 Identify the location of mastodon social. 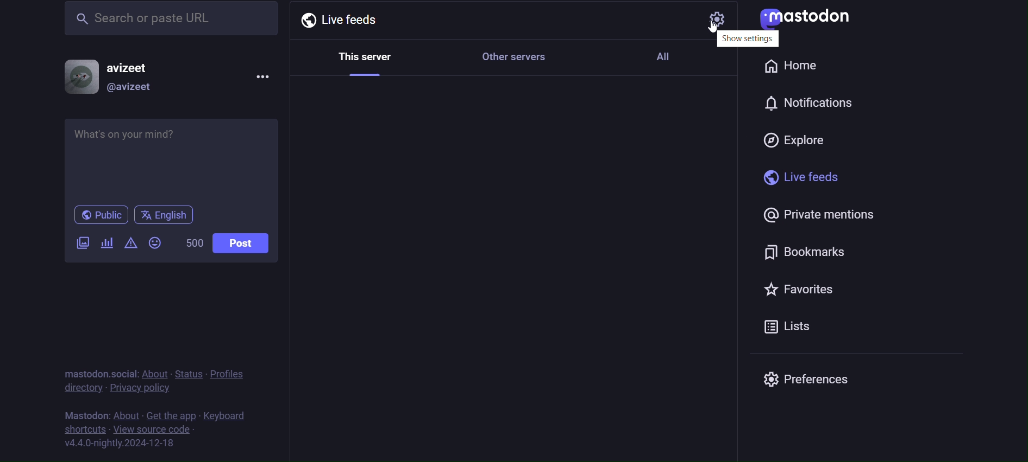
(95, 371).